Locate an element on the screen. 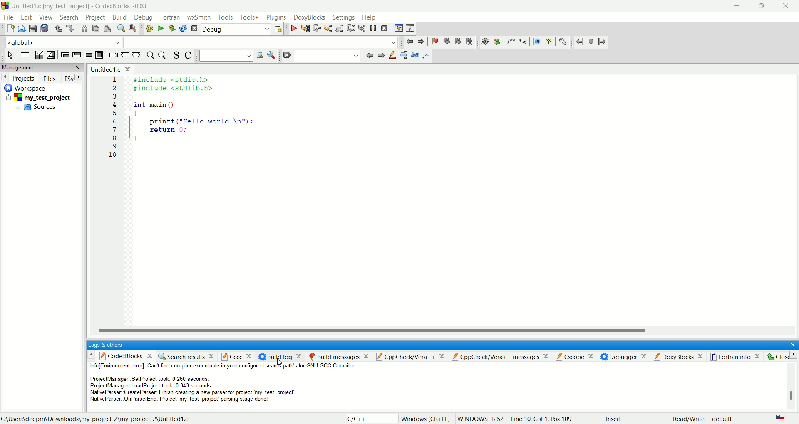 The width and height of the screenshot is (799, 424). toggle comment is located at coordinates (187, 55).